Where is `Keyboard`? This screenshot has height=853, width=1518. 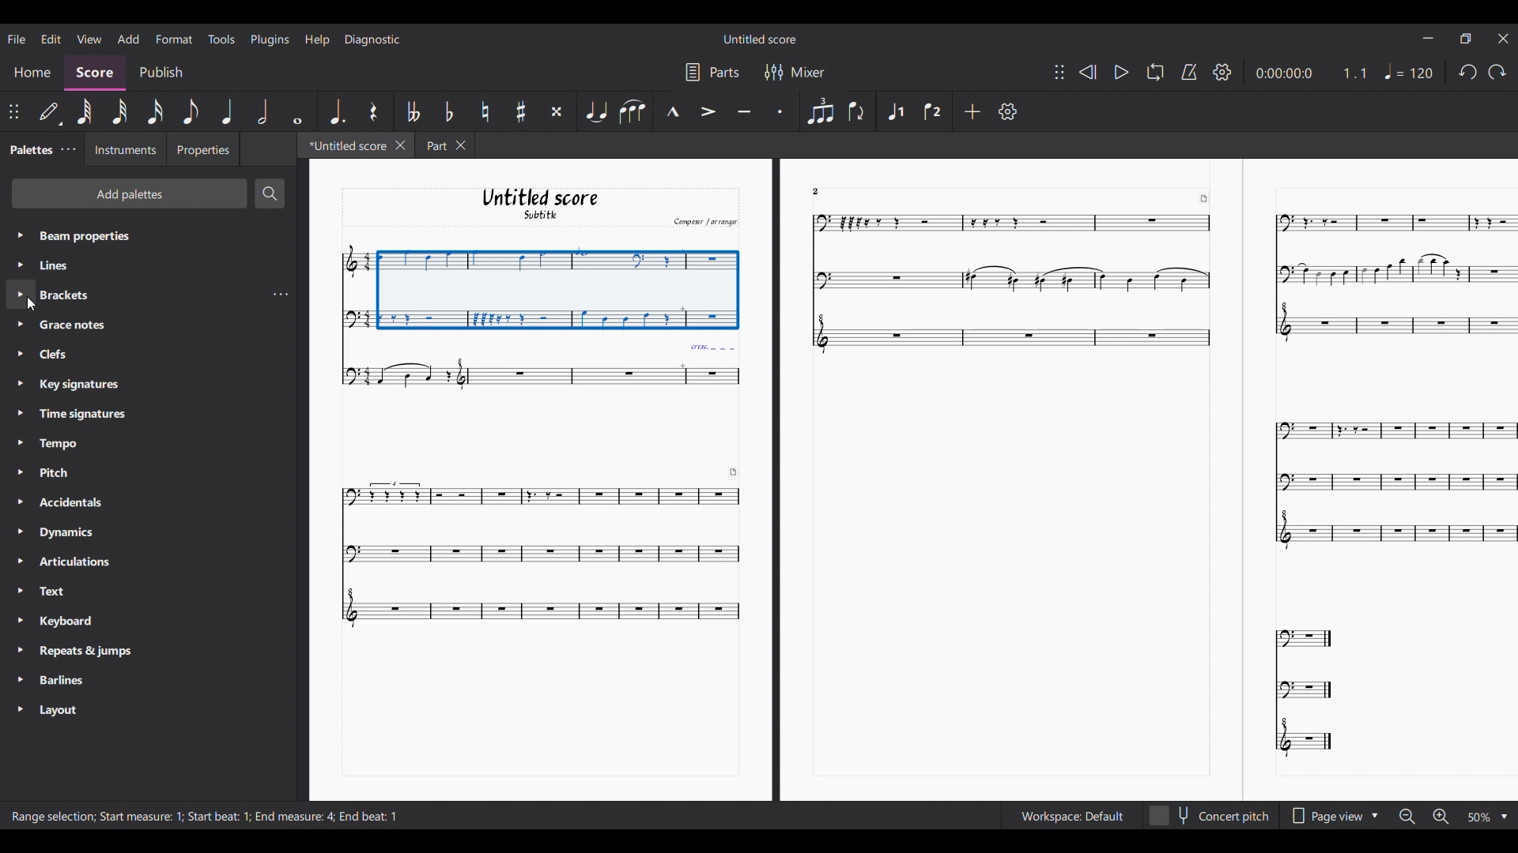
Keyboard is located at coordinates (76, 623).